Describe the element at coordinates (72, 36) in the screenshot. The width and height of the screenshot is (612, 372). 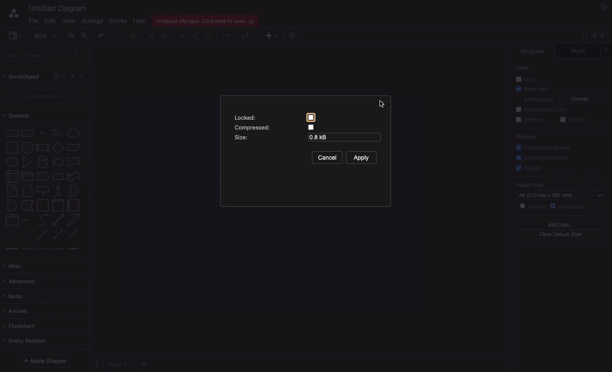
I see `Zoom in` at that location.